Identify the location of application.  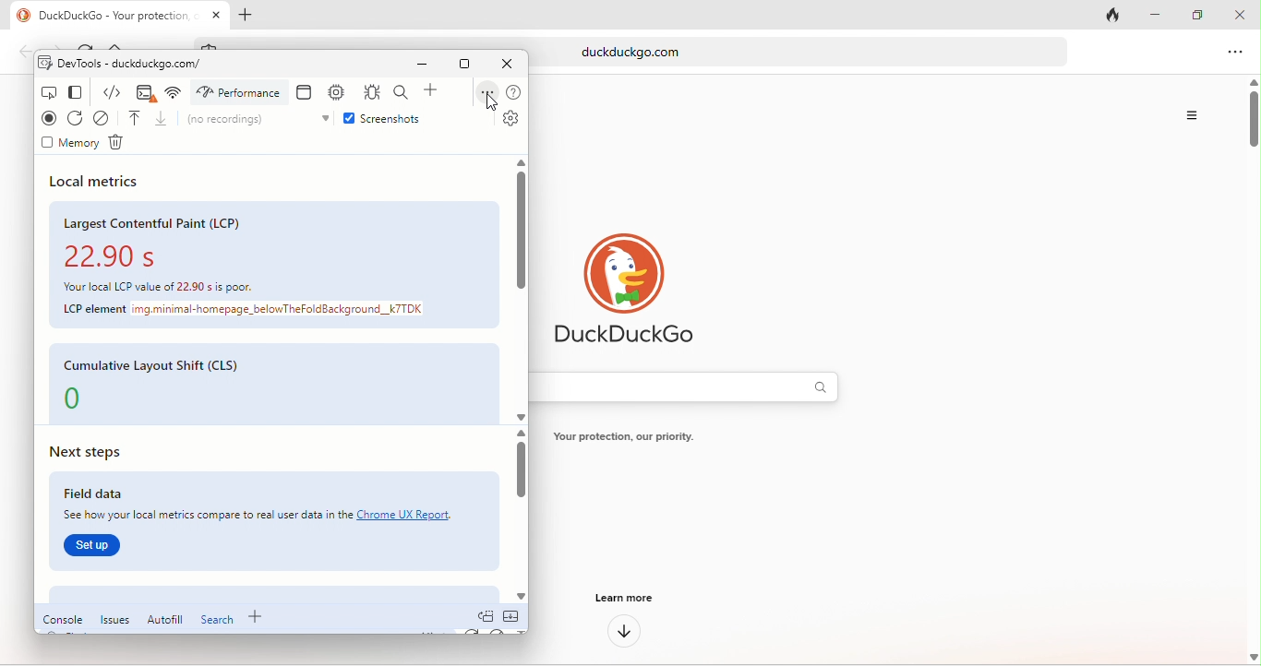
(306, 92).